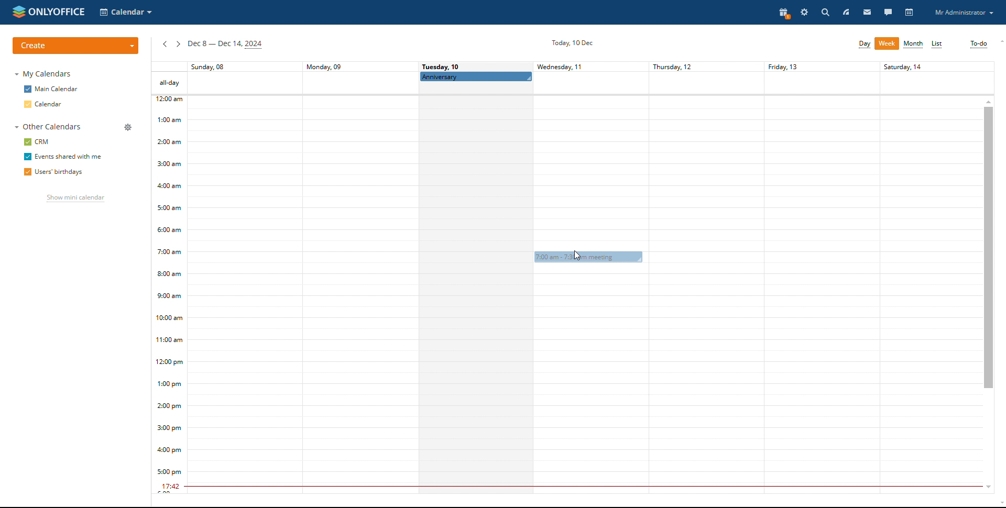  What do you see at coordinates (805, 13) in the screenshot?
I see `settings` at bounding box center [805, 13].